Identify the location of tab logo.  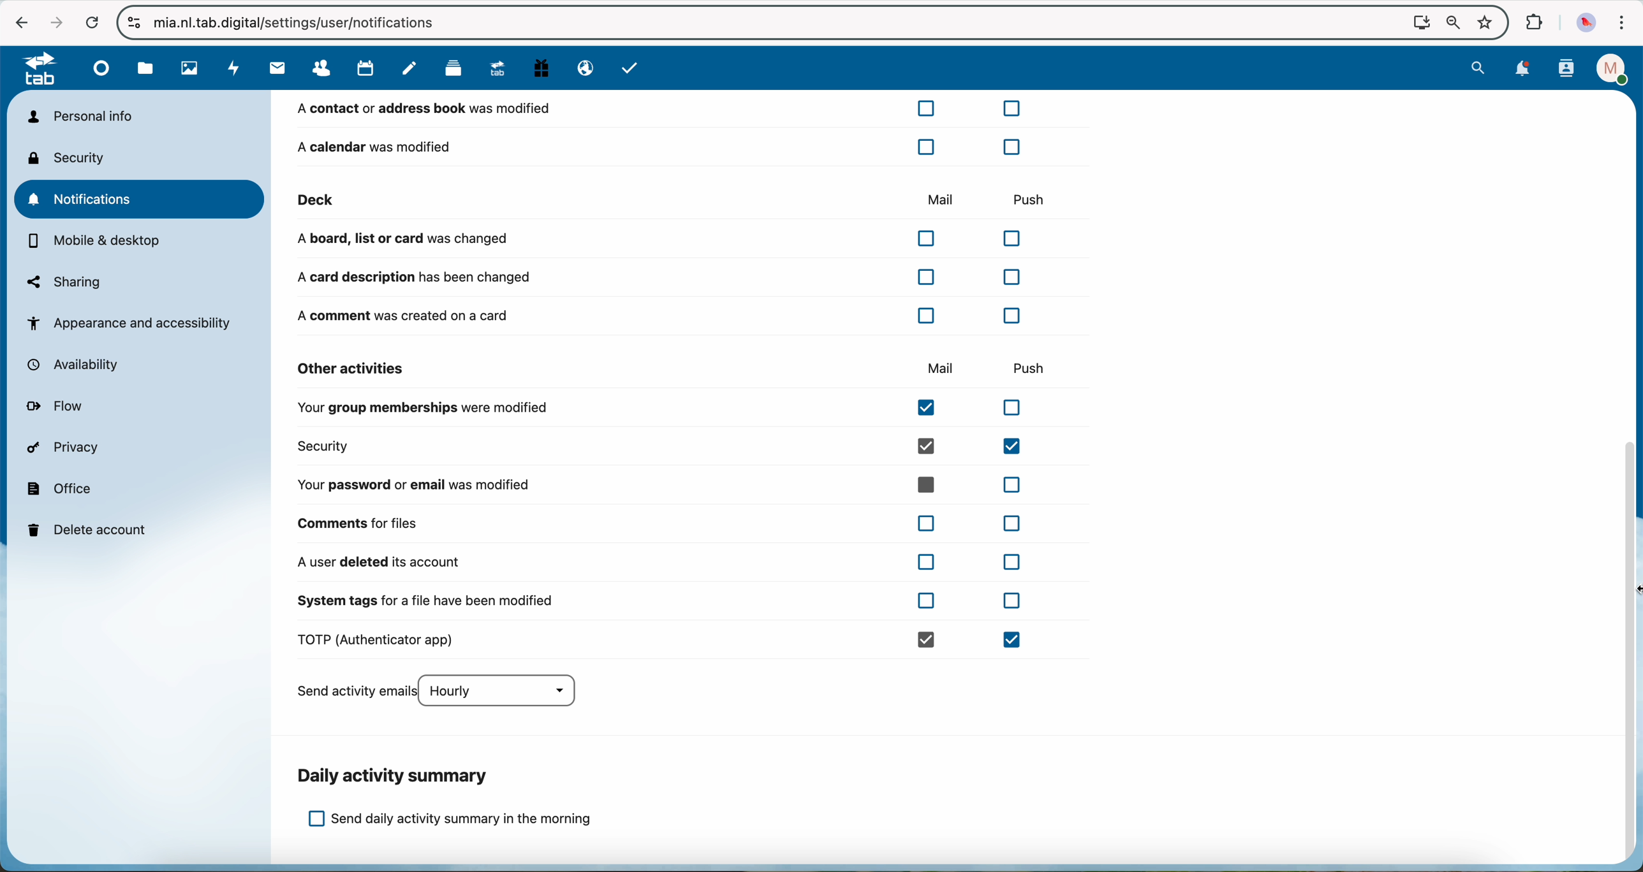
(34, 70).